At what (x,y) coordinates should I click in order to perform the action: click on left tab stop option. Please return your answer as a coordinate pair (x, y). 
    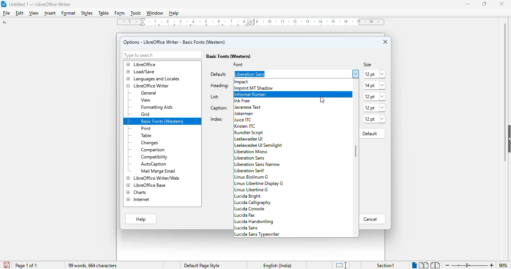
    Looking at the image, I should click on (6, 22).